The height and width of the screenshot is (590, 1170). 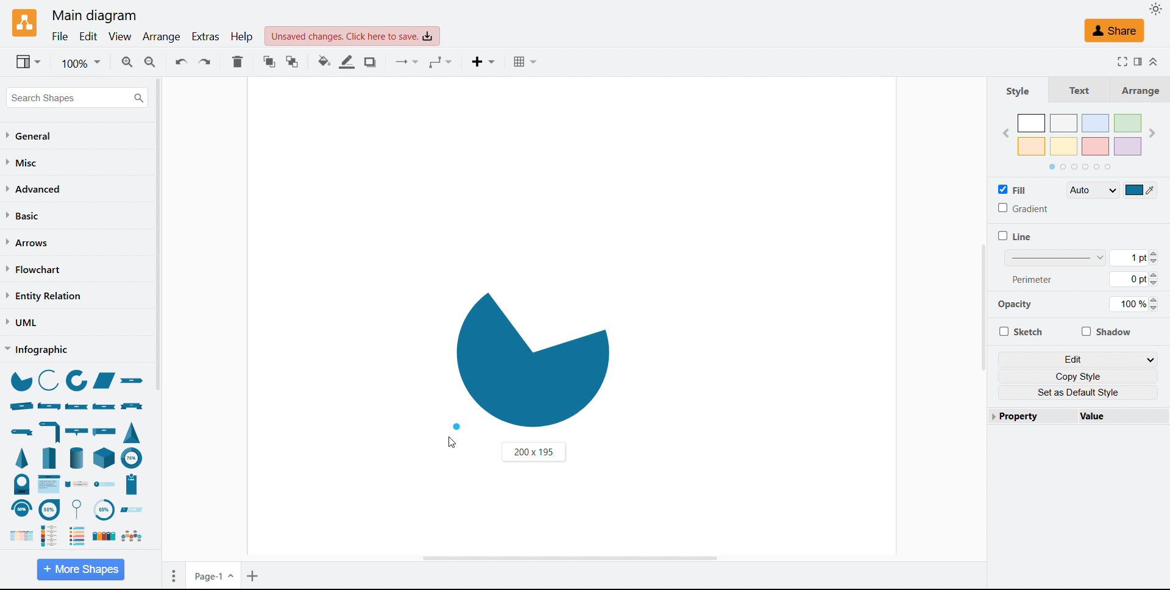 I want to click on help , so click(x=243, y=36).